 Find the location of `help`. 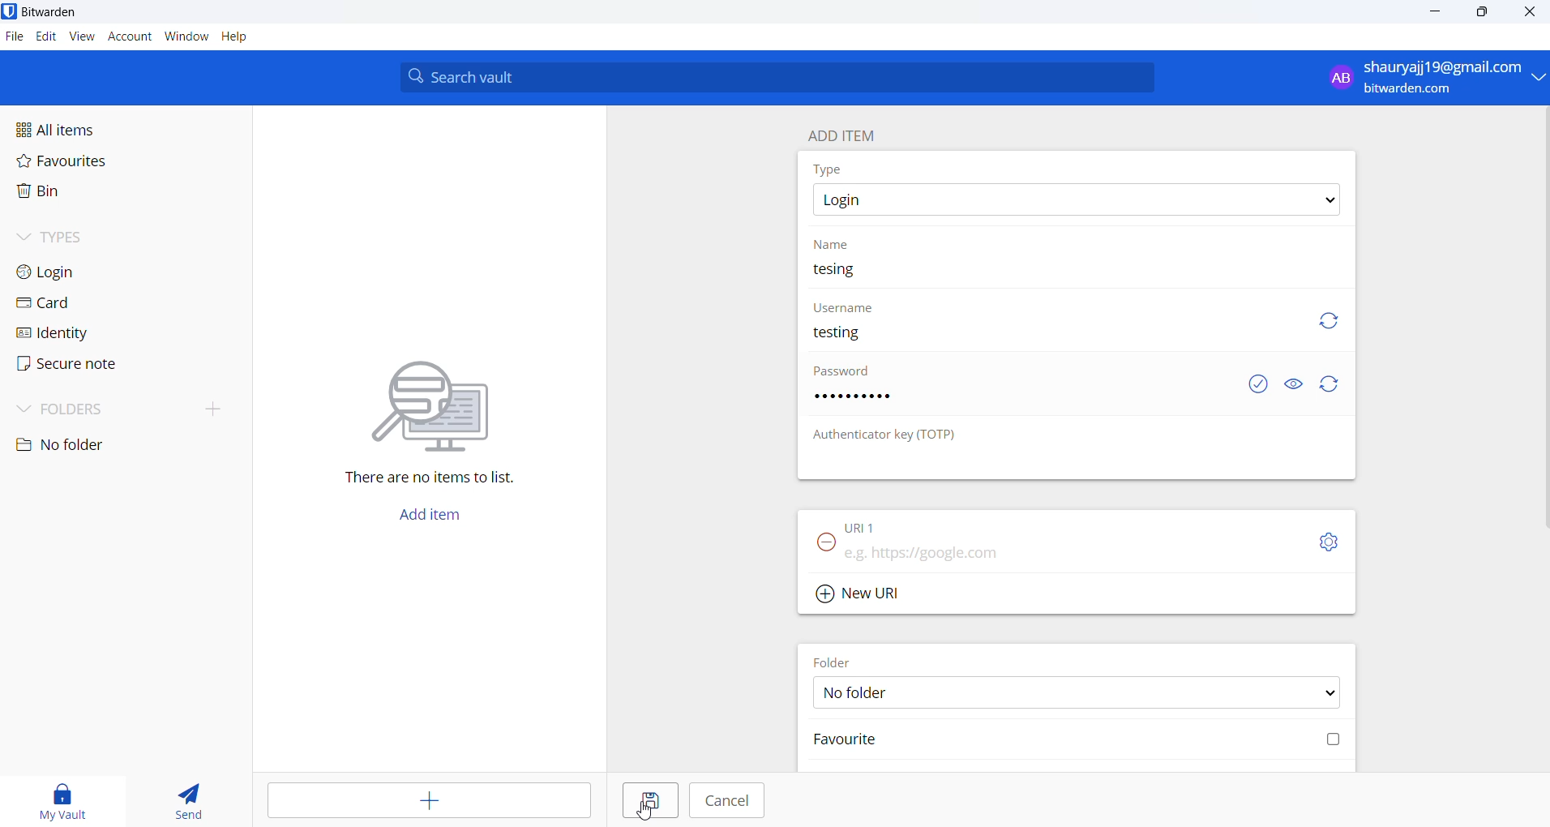

help is located at coordinates (245, 37).